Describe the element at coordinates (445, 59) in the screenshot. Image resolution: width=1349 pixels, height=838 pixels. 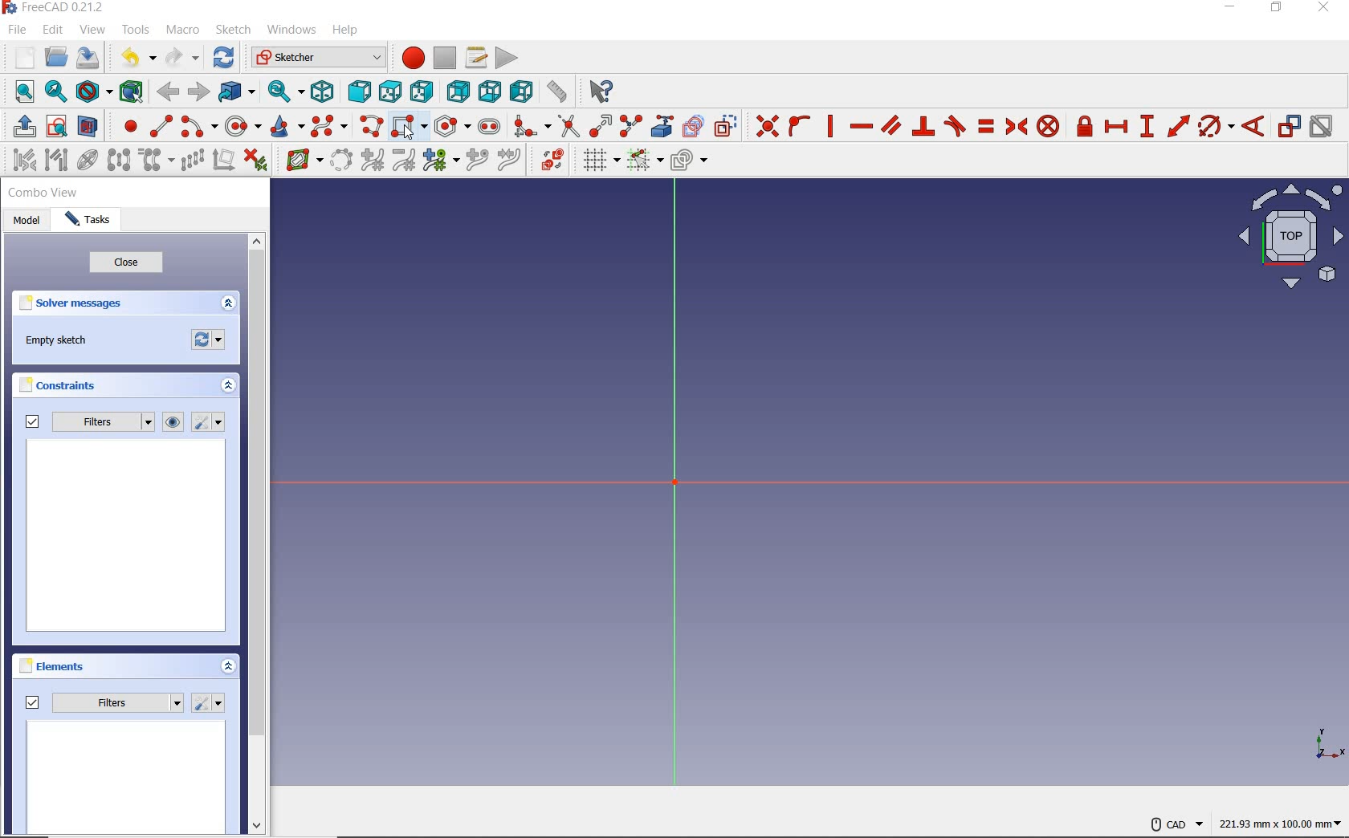
I see `stop macro recording` at that location.